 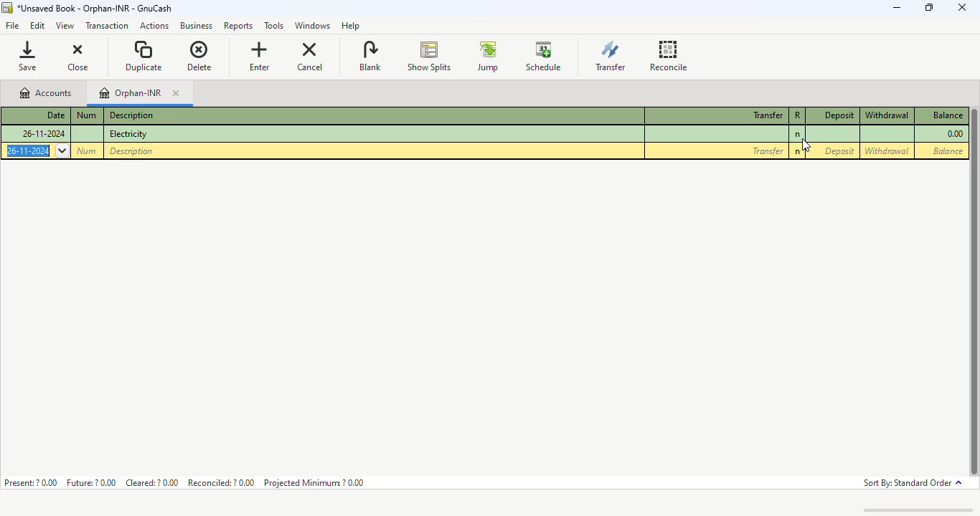 I want to click on title, so click(x=94, y=9).